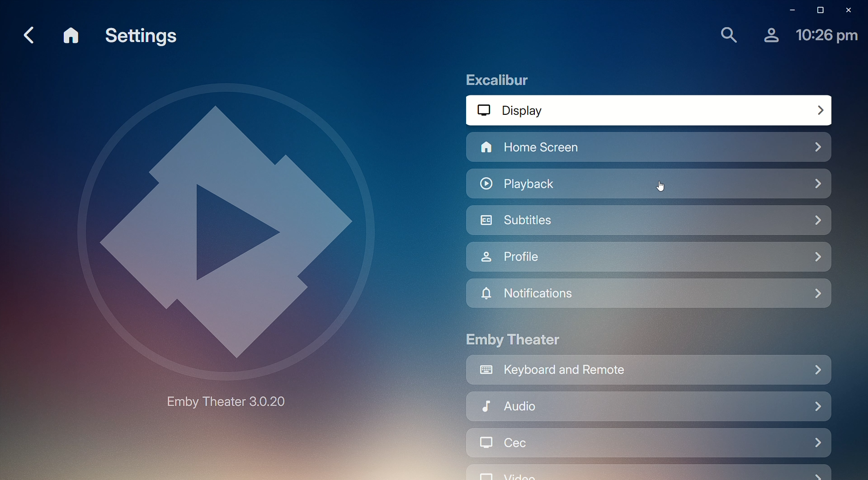 This screenshot has height=480, width=868. What do you see at coordinates (514, 339) in the screenshot?
I see `Emby Theater` at bounding box center [514, 339].